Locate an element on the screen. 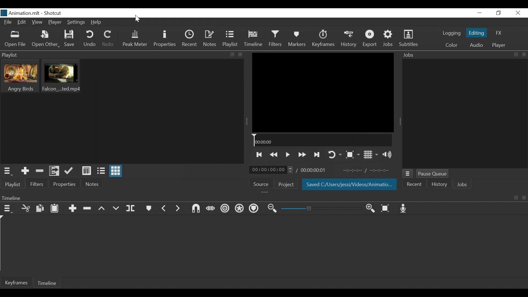  Player is located at coordinates (54, 23).